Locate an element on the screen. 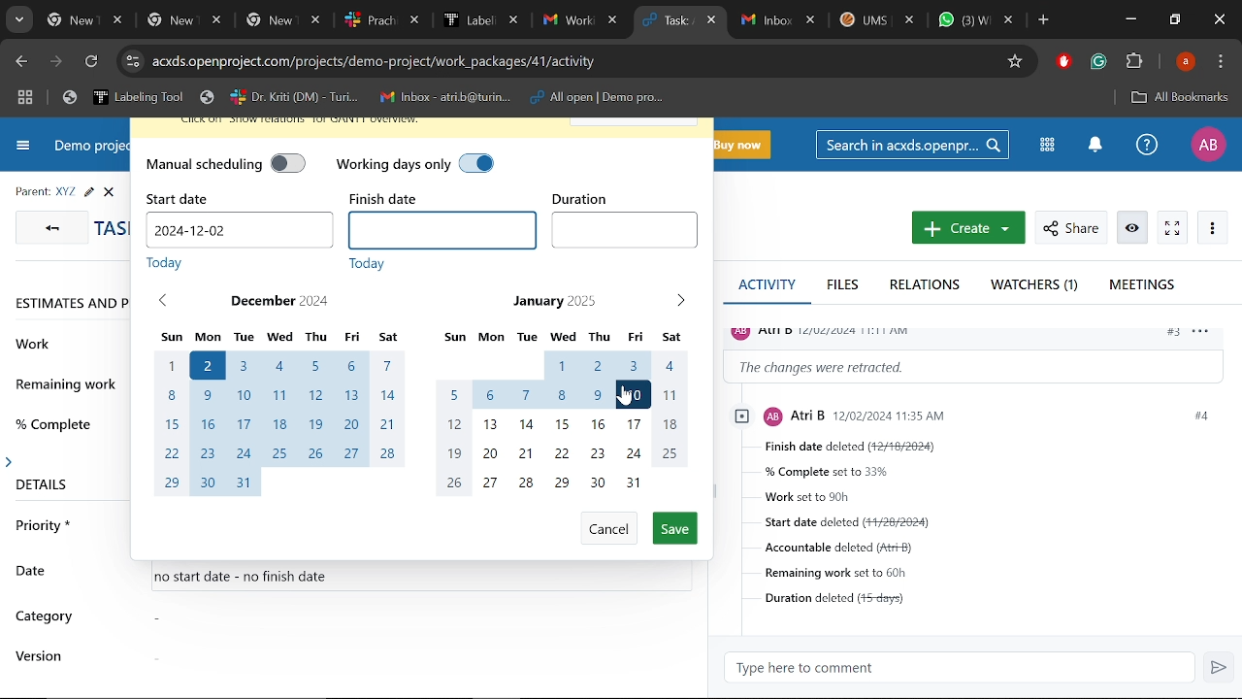 This screenshot has height=699, width=1242. #3 is located at coordinates (1172, 334).